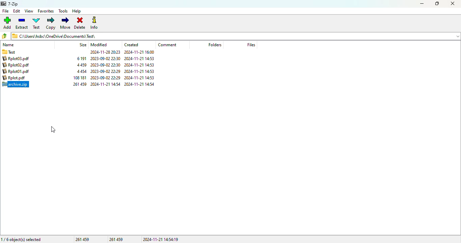  What do you see at coordinates (5, 36) in the screenshot?
I see `browse folders` at bounding box center [5, 36].